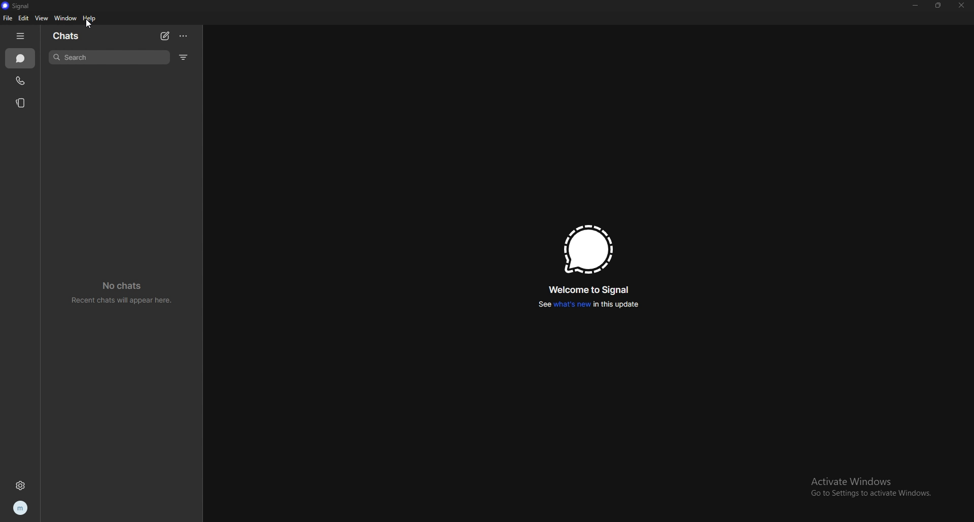 Image resolution: width=974 pixels, height=522 pixels. What do you see at coordinates (185, 35) in the screenshot?
I see `options` at bounding box center [185, 35].